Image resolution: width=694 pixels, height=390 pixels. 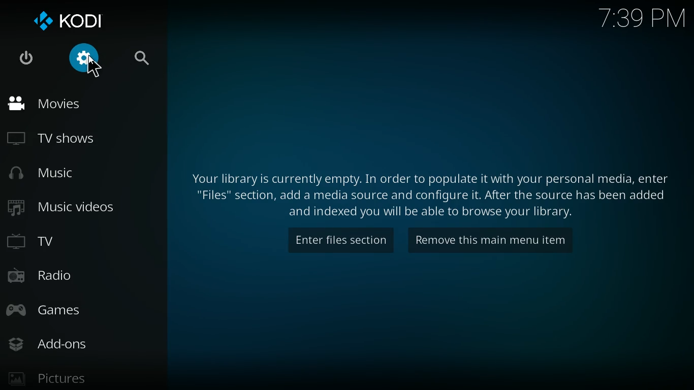 What do you see at coordinates (335, 241) in the screenshot?
I see `enter files section` at bounding box center [335, 241].